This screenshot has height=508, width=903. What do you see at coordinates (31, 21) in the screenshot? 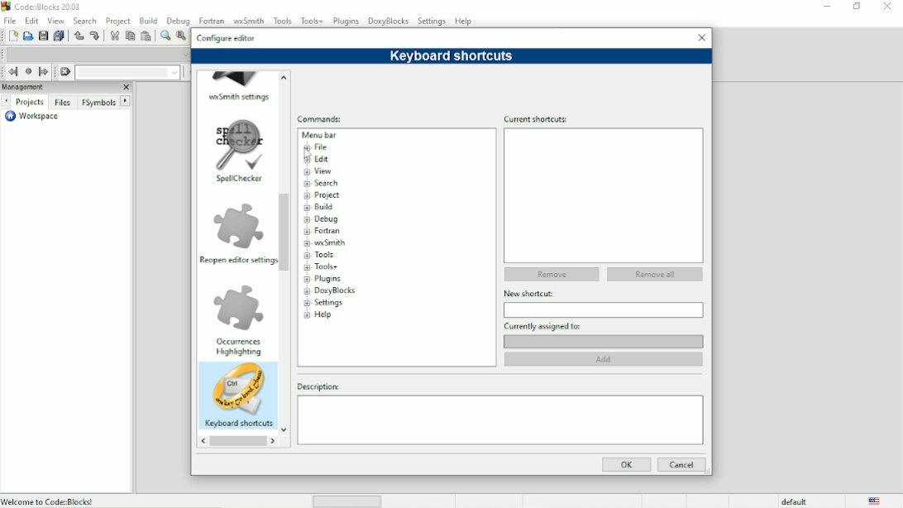
I see `Edit` at bounding box center [31, 21].